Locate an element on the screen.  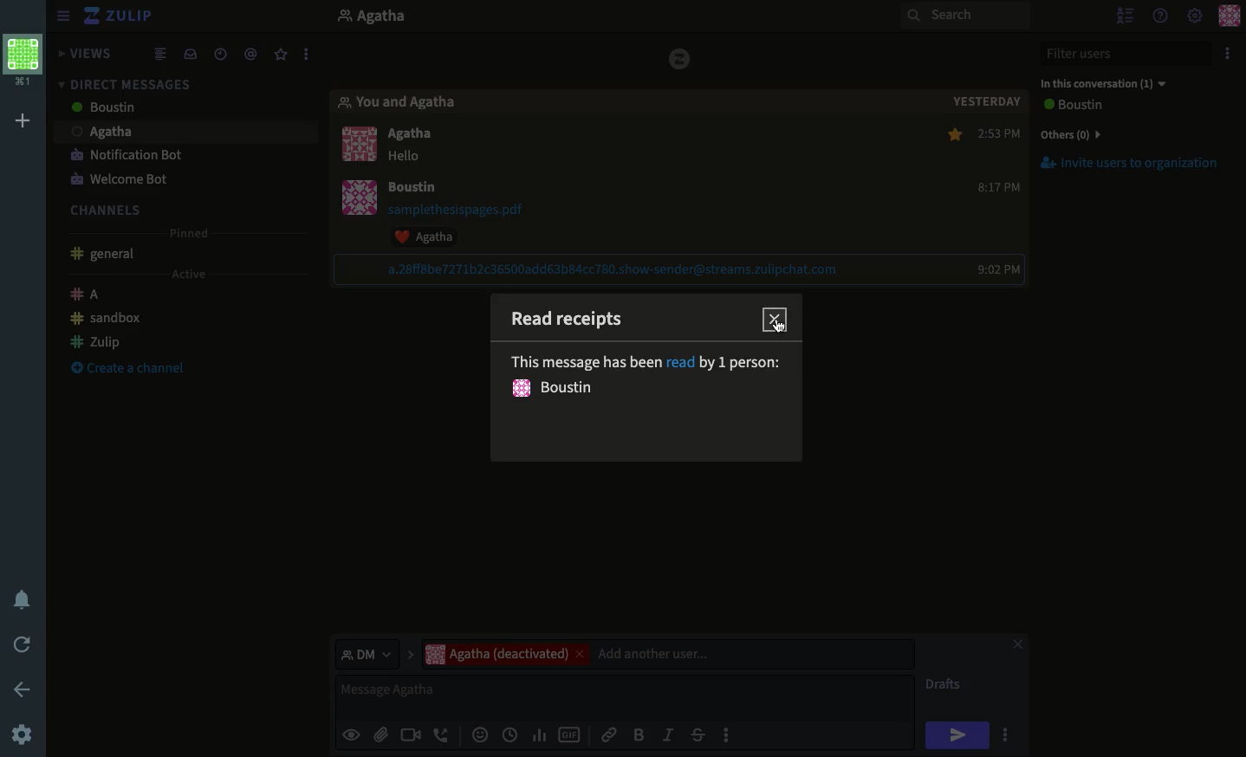
Hide menu is located at coordinates (63, 14).